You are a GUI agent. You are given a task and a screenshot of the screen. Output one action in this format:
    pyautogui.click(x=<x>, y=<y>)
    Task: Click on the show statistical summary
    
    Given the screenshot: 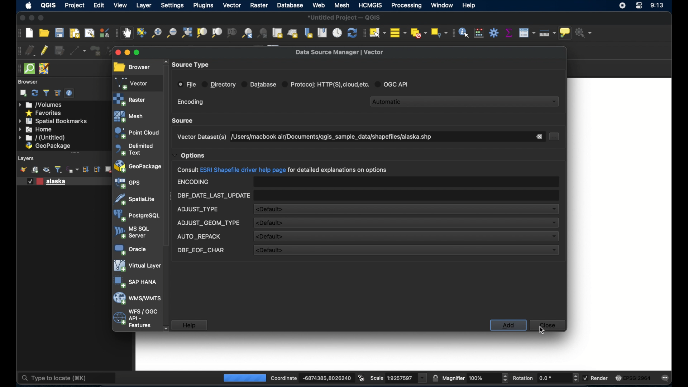 What is the action you would take?
    pyautogui.click(x=508, y=32)
    